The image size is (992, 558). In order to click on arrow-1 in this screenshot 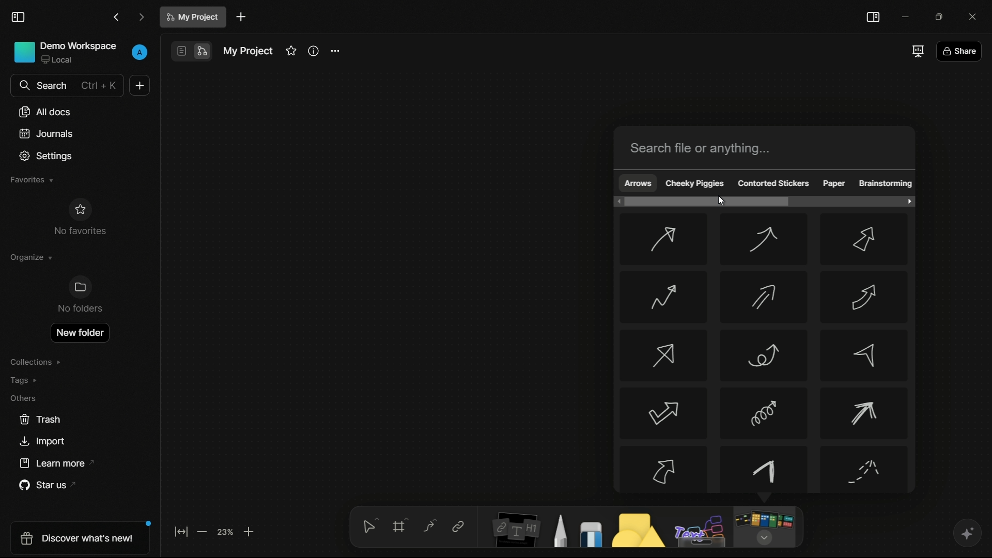, I will do `click(662, 240)`.